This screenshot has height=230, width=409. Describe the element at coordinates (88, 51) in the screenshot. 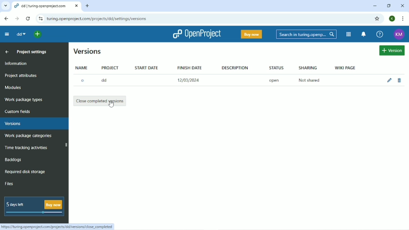

I see `Versions` at that location.